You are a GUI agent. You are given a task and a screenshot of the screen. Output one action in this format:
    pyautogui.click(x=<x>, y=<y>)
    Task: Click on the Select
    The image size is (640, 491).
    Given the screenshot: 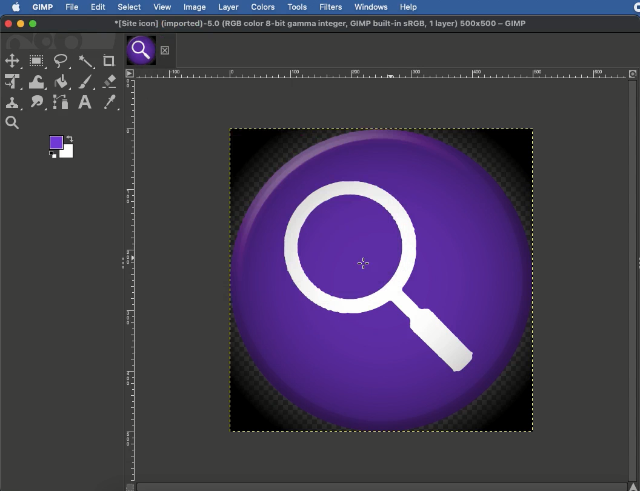 What is the action you would take?
    pyautogui.click(x=128, y=7)
    